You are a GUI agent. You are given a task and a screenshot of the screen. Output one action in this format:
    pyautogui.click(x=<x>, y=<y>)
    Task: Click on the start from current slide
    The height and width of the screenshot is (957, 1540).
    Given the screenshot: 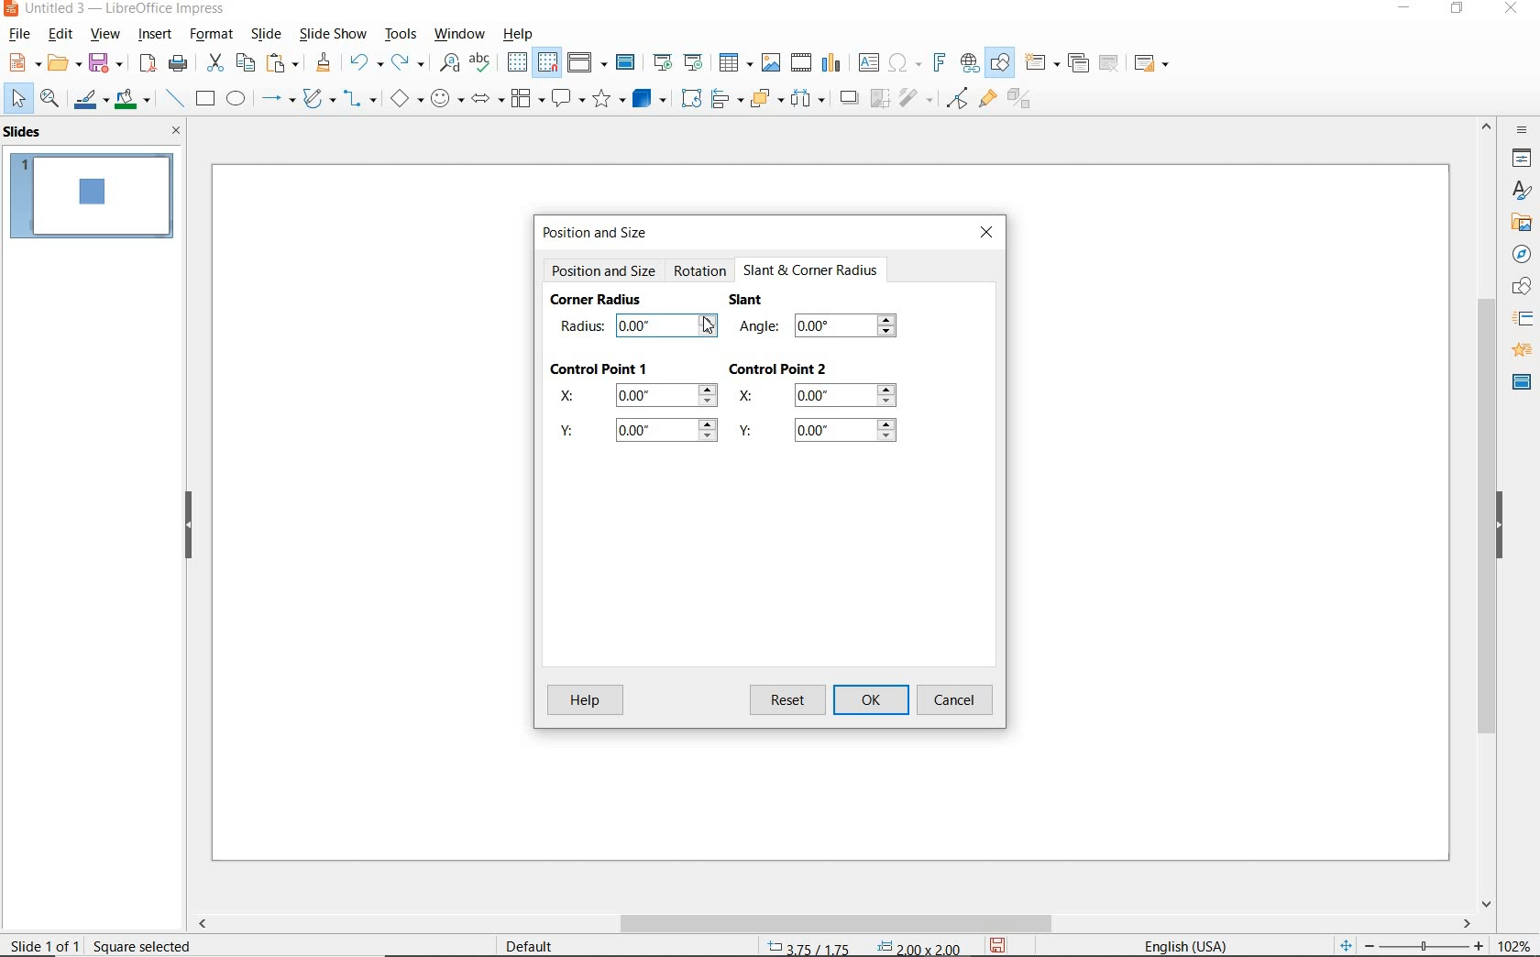 What is the action you would take?
    pyautogui.click(x=695, y=62)
    